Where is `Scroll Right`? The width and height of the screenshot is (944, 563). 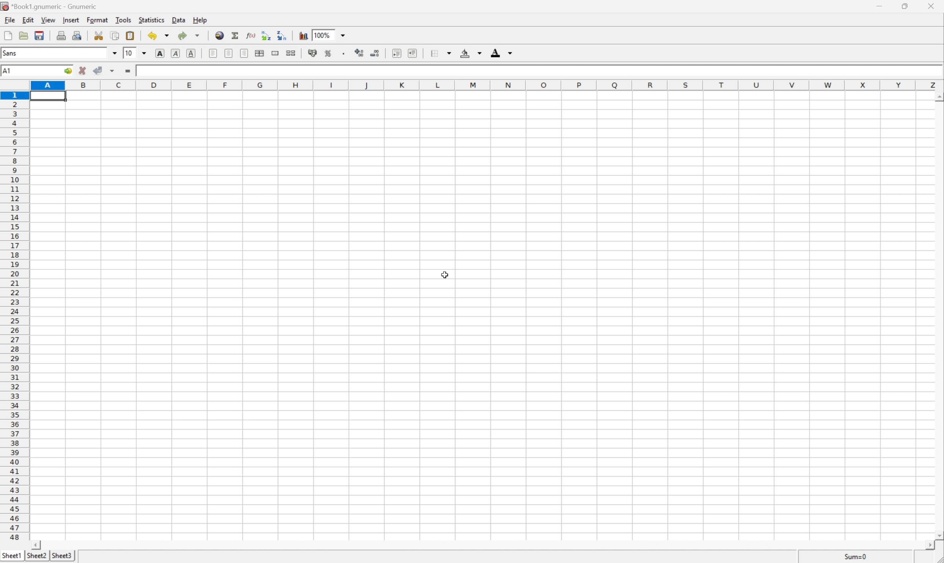 Scroll Right is located at coordinates (925, 545).